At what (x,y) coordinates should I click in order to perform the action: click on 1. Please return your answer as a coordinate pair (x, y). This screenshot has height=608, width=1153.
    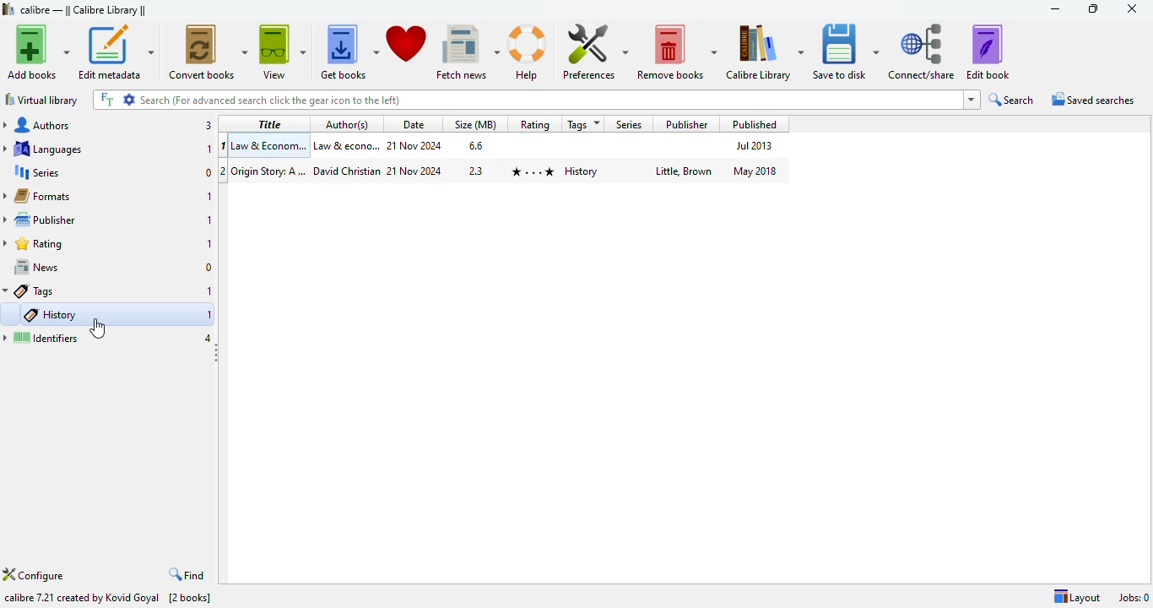
    Looking at the image, I should click on (210, 317).